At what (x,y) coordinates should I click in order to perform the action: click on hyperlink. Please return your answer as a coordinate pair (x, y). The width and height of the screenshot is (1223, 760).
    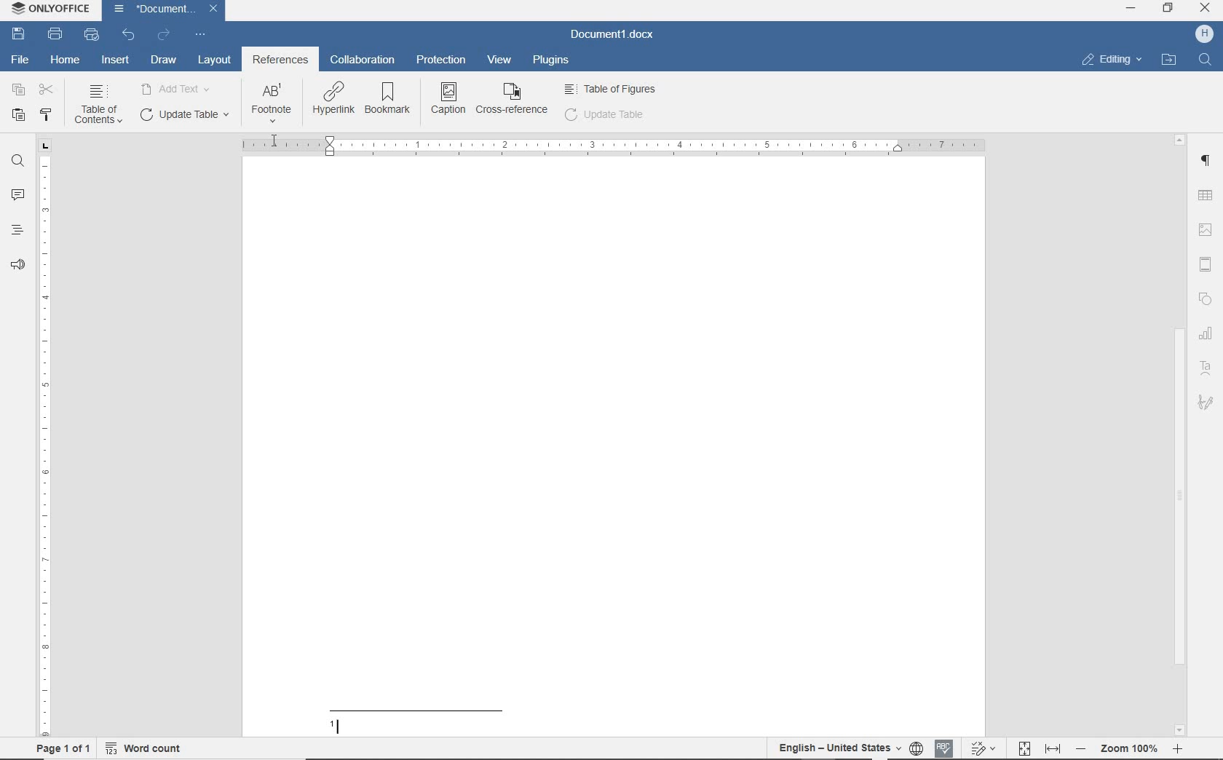
    Looking at the image, I should click on (333, 100).